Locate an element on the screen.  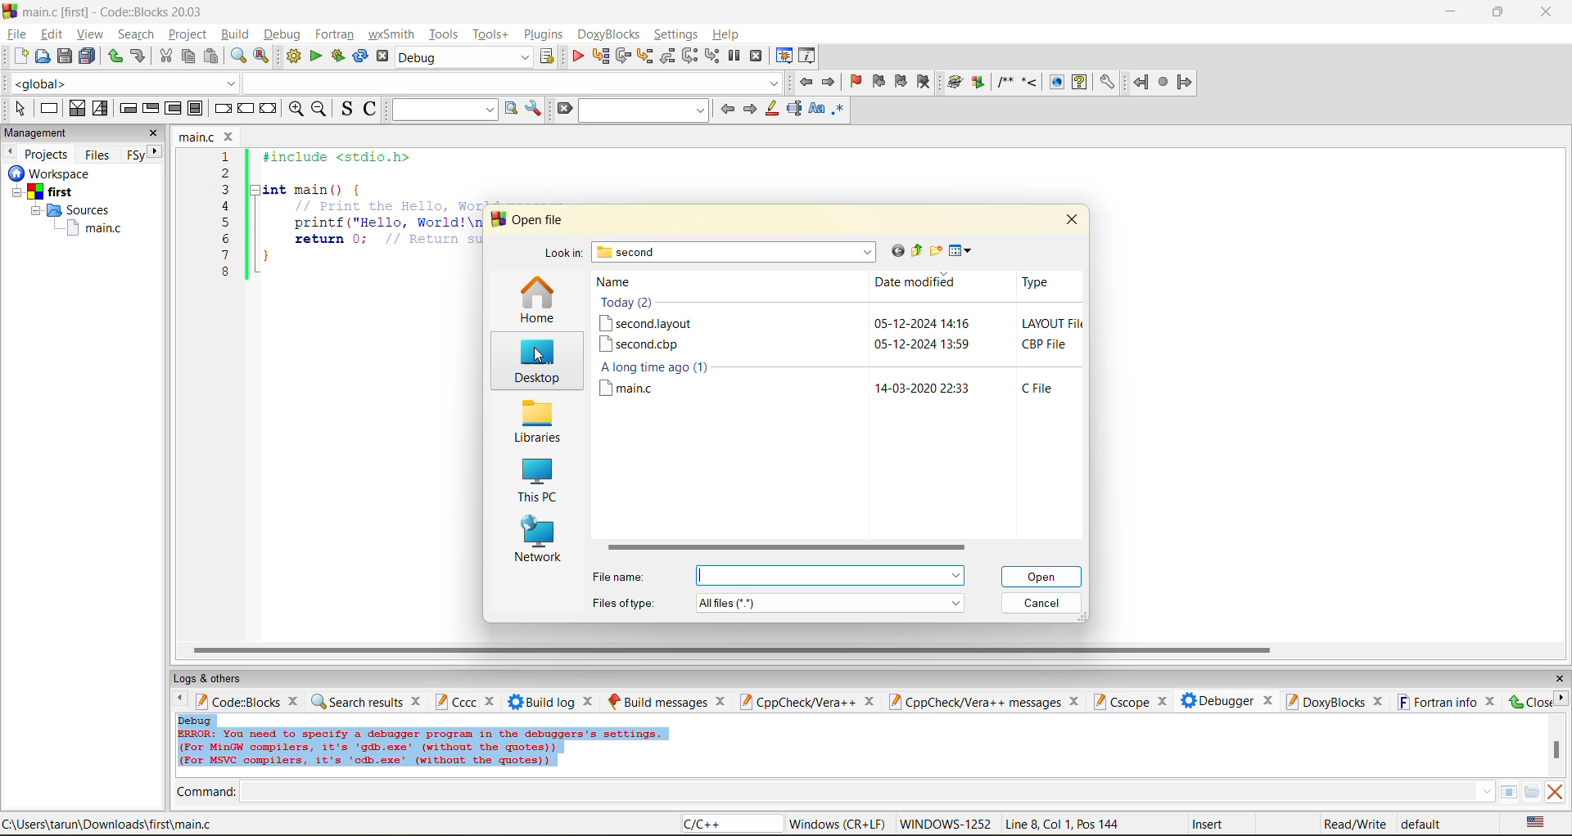
fortran info is located at coordinates (1438, 702).